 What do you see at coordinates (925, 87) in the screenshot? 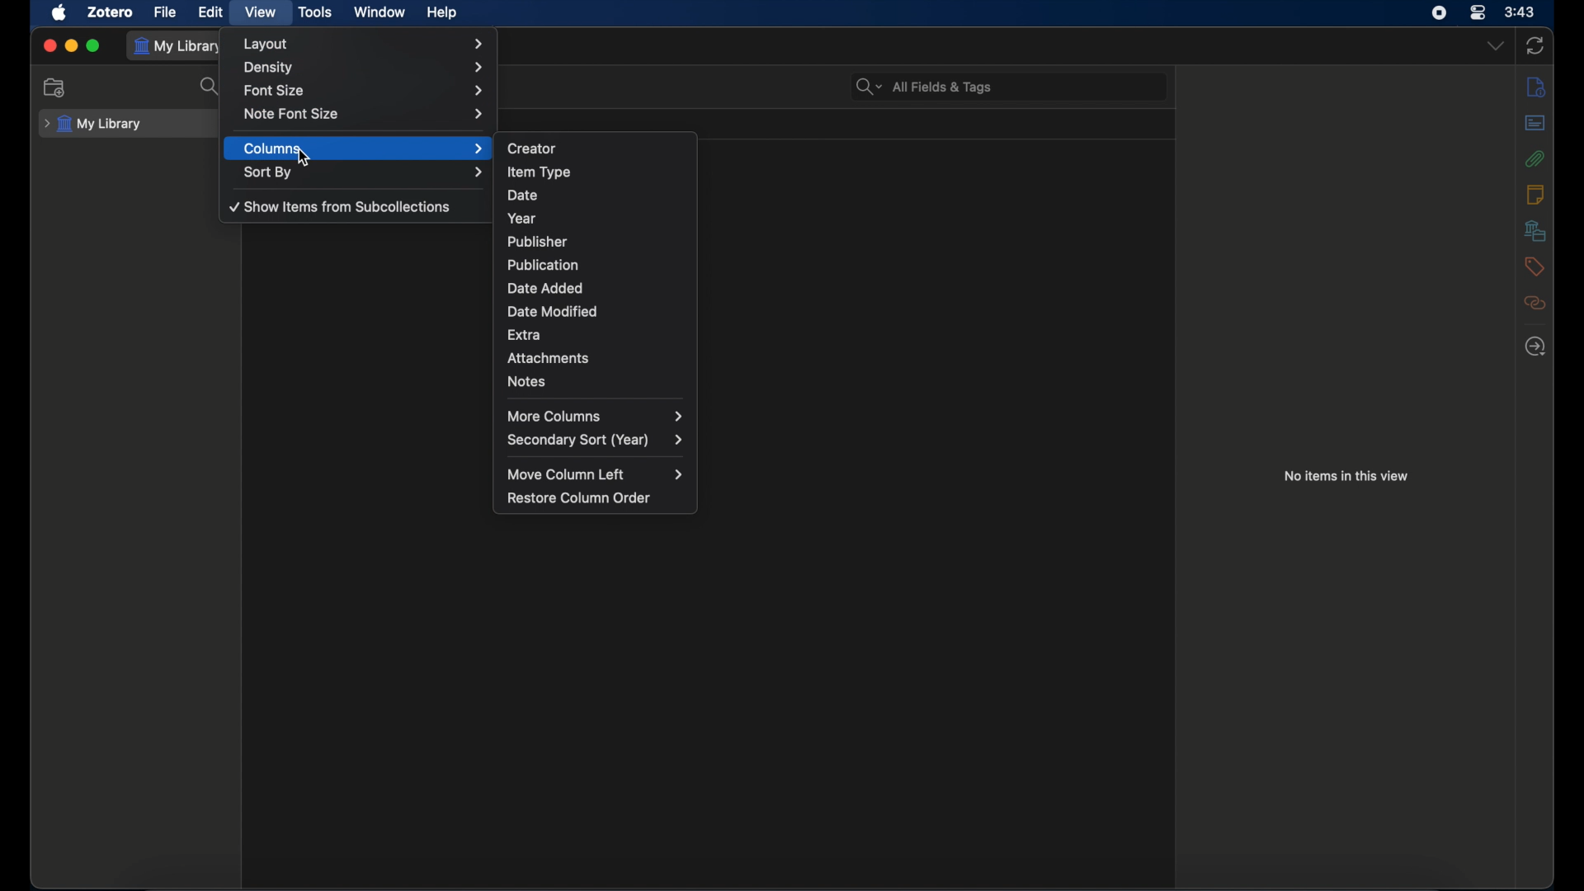
I see `search bar` at bounding box center [925, 87].